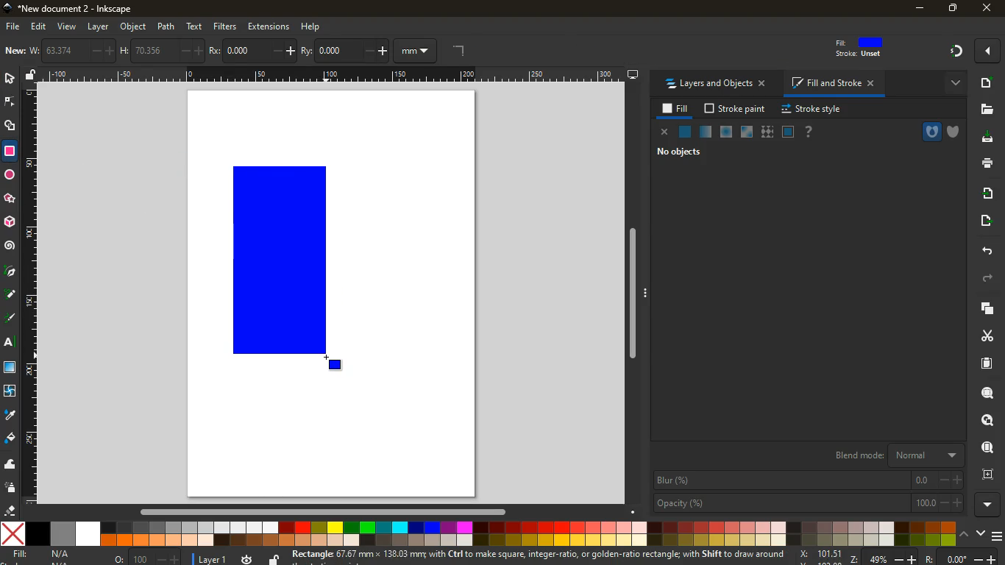 The height and width of the screenshot is (565, 1005). I want to click on , so click(321, 511).